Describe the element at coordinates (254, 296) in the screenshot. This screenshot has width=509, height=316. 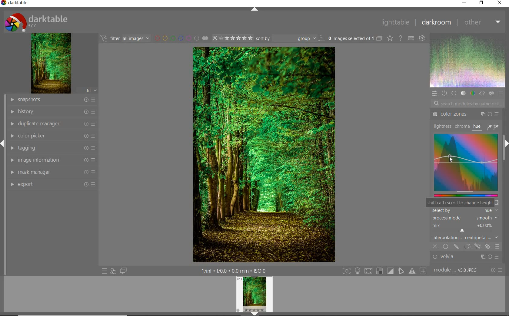
I see `IMAGE PREVIEW` at that location.